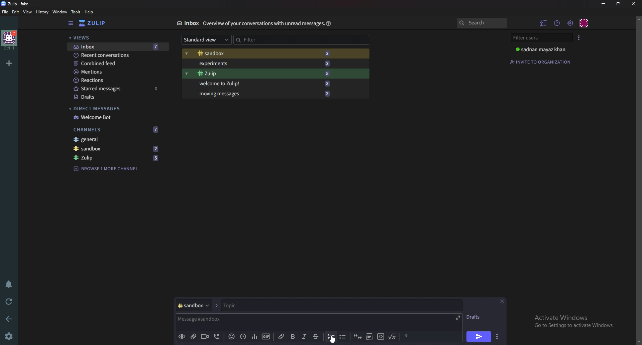  Describe the element at coordinates (110, 168) in the screenshot. I see `Browse channel` at that location.